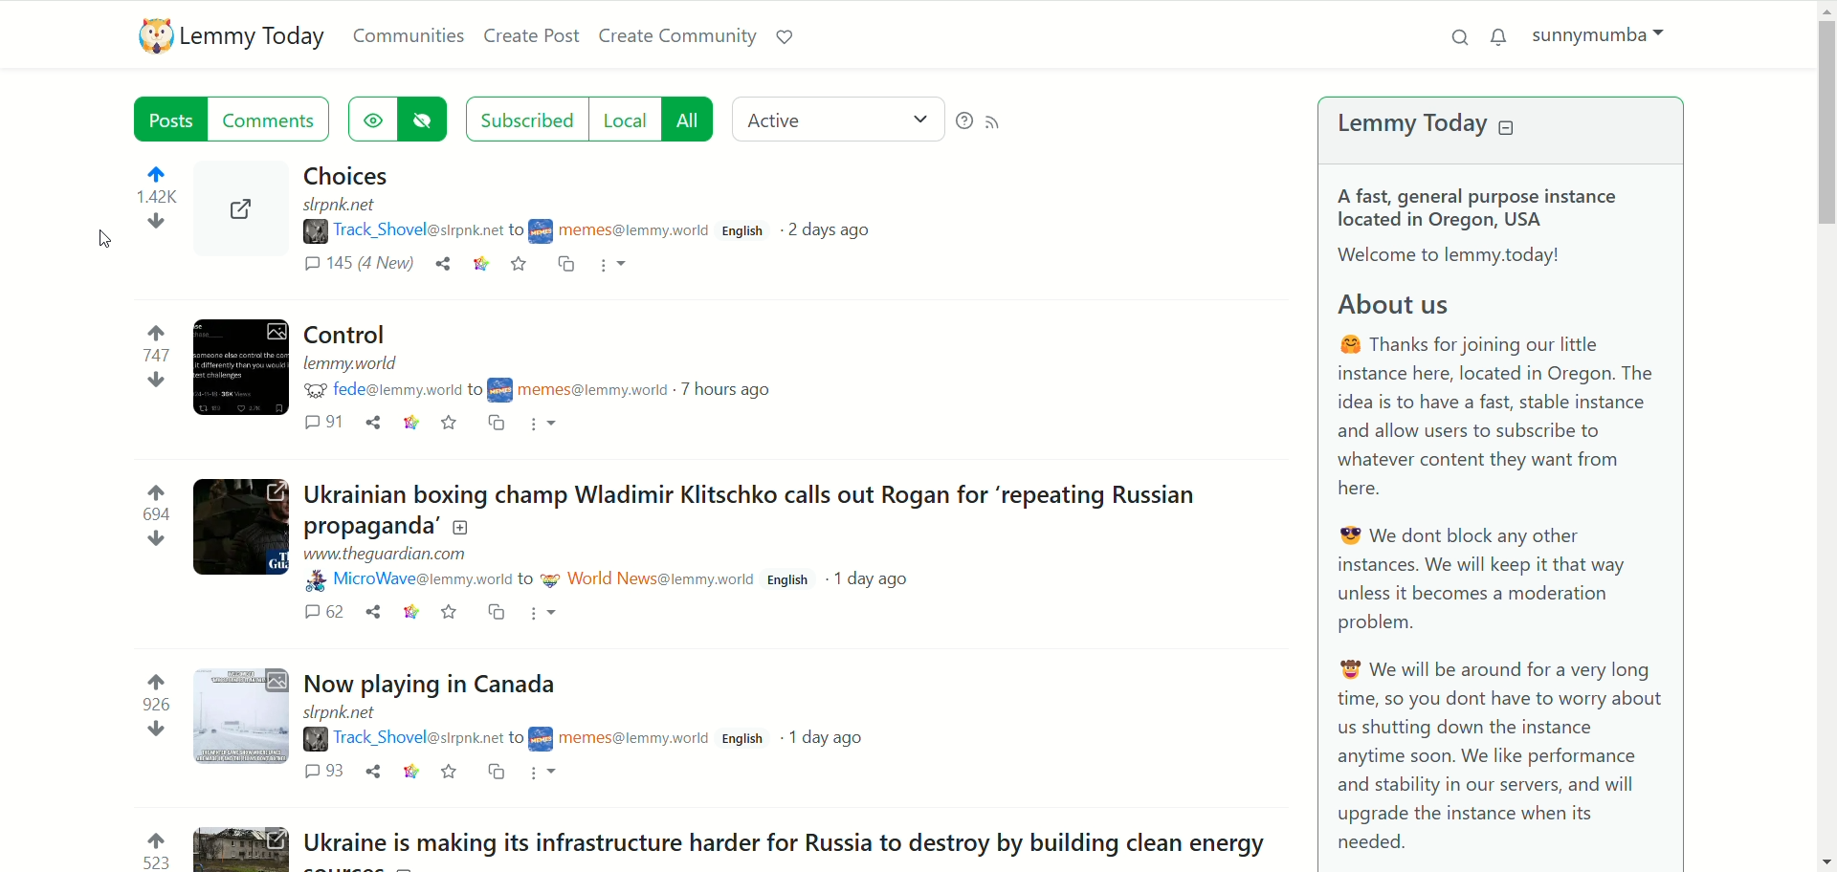 This screenshot has height=872, width=1837. I want to click on ® We will be around for a very longtime, so you dont have to worry about us shutting down the instance anytime soon. We like performance and stability in our servers, and will upgrade the instance when its needed., so click(1494, 760).